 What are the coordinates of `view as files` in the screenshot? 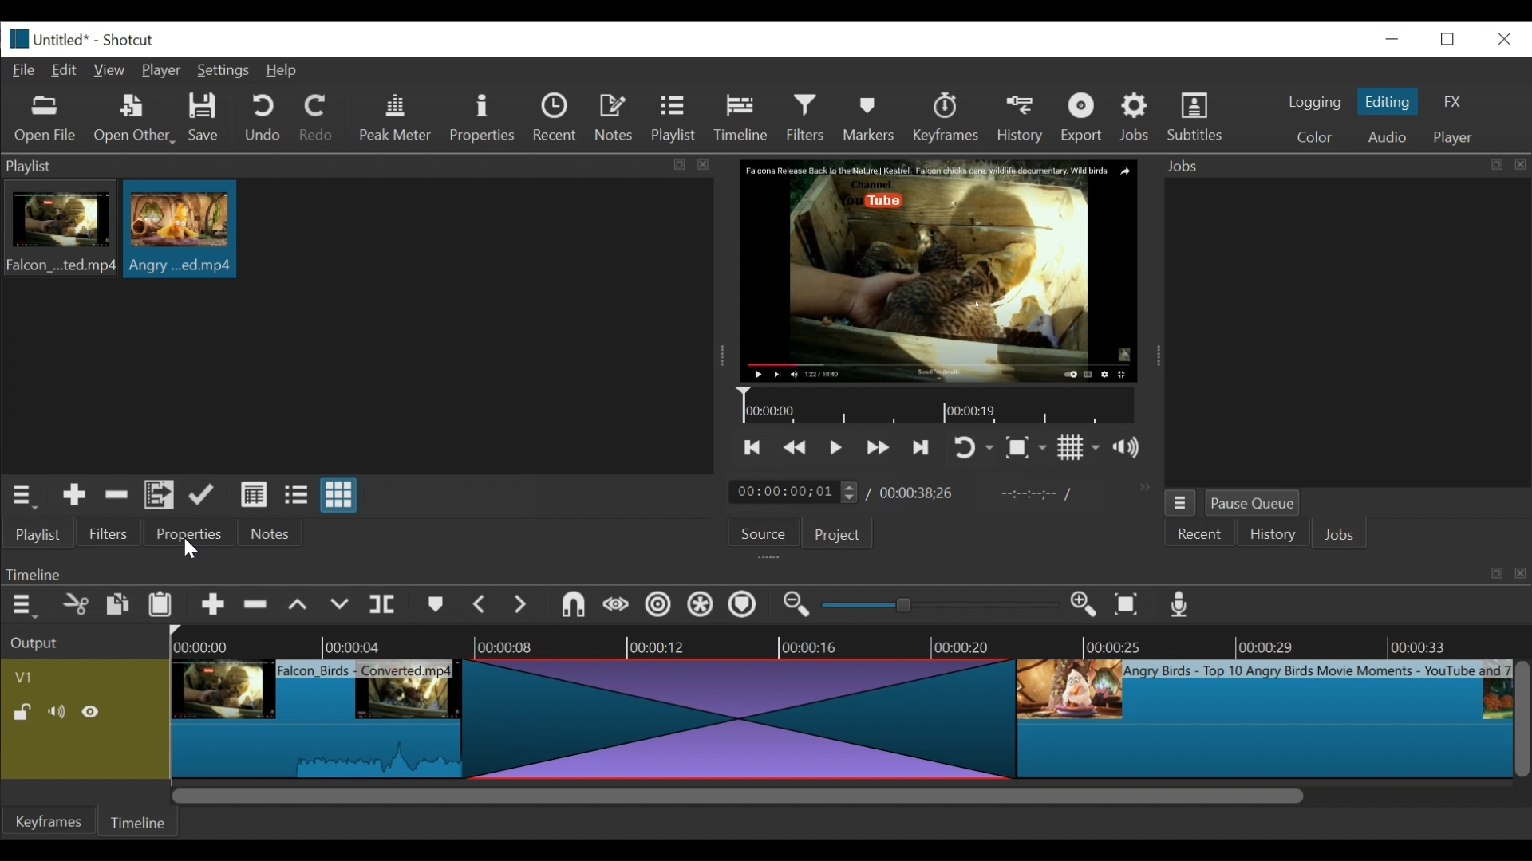 It's located at (298, 494).